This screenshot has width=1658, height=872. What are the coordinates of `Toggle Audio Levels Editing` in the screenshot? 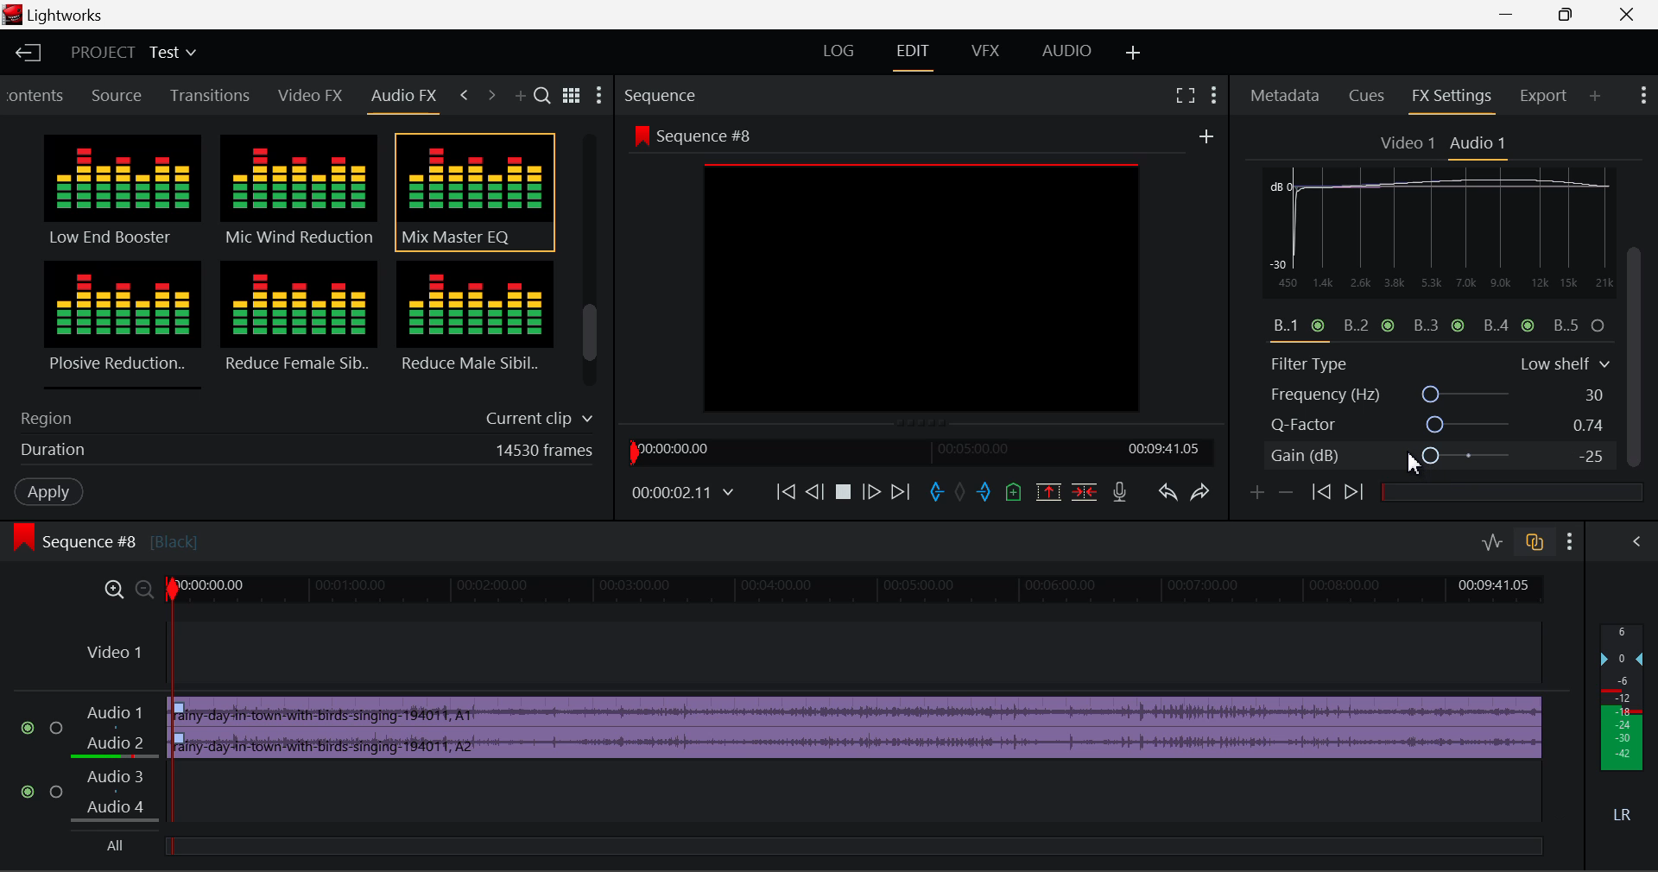 It's located at (1494, 543).